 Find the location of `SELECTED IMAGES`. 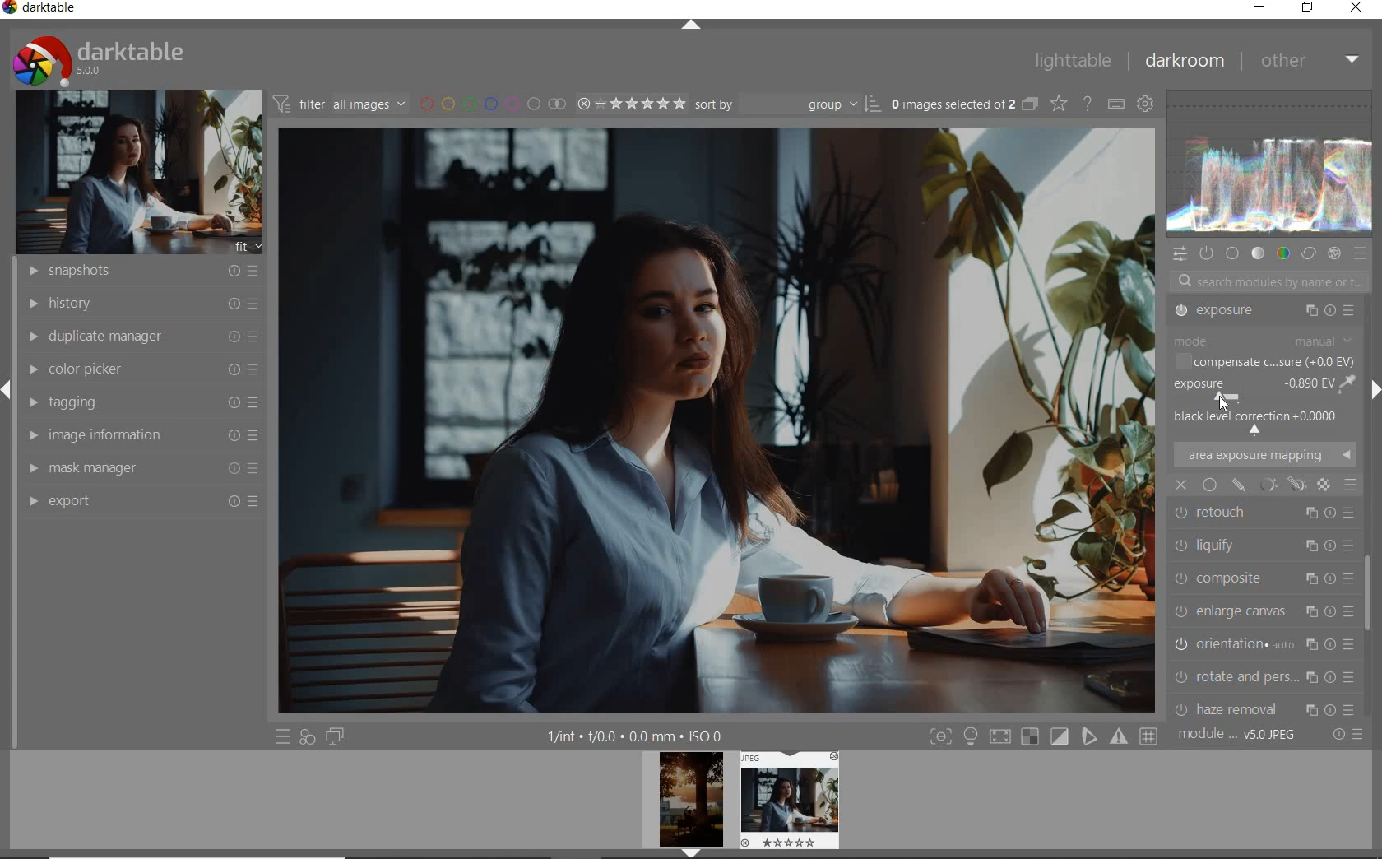

SELECTED IMAGES is located at coordinates (950, 104).